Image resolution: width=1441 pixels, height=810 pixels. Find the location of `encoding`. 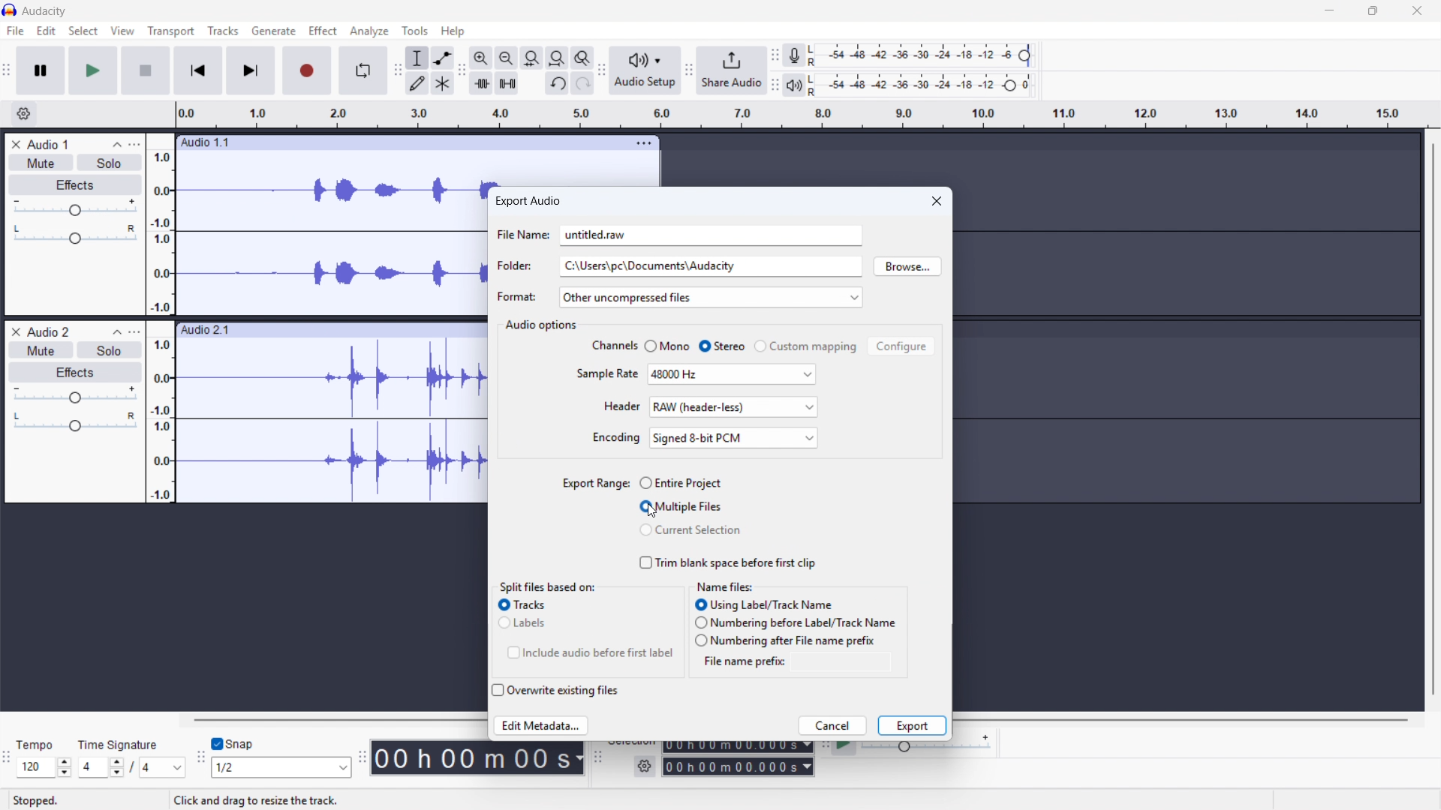

encoding is located at coordinates (617, 437).